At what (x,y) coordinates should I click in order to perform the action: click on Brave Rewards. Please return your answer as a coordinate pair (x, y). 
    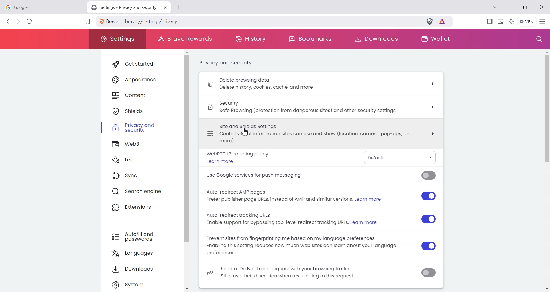
    Looking at the image, I should click on (183, 39).